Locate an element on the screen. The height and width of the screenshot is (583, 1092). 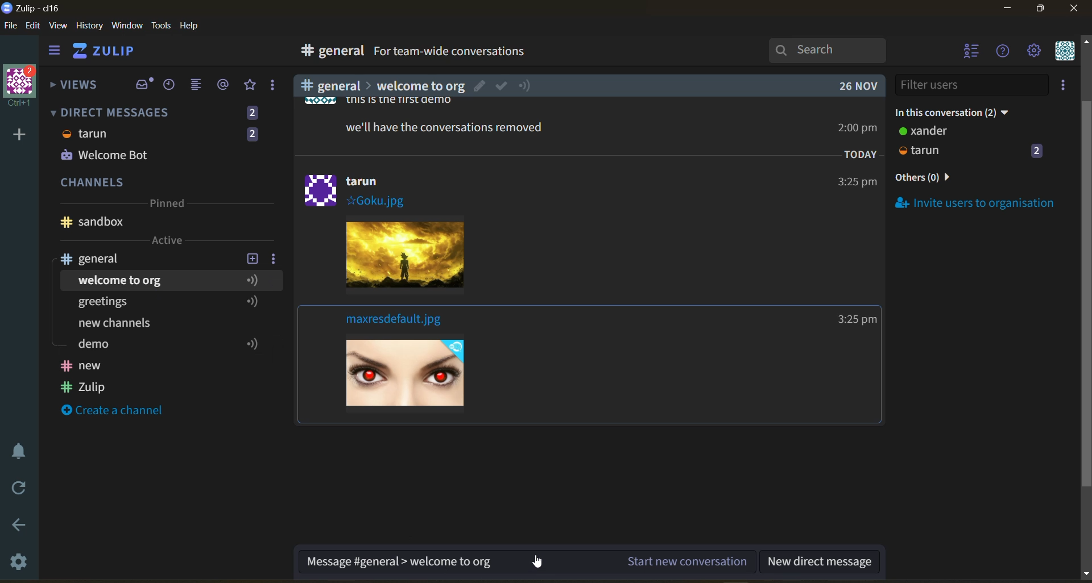
mentions is located at coordinates (225, 85).